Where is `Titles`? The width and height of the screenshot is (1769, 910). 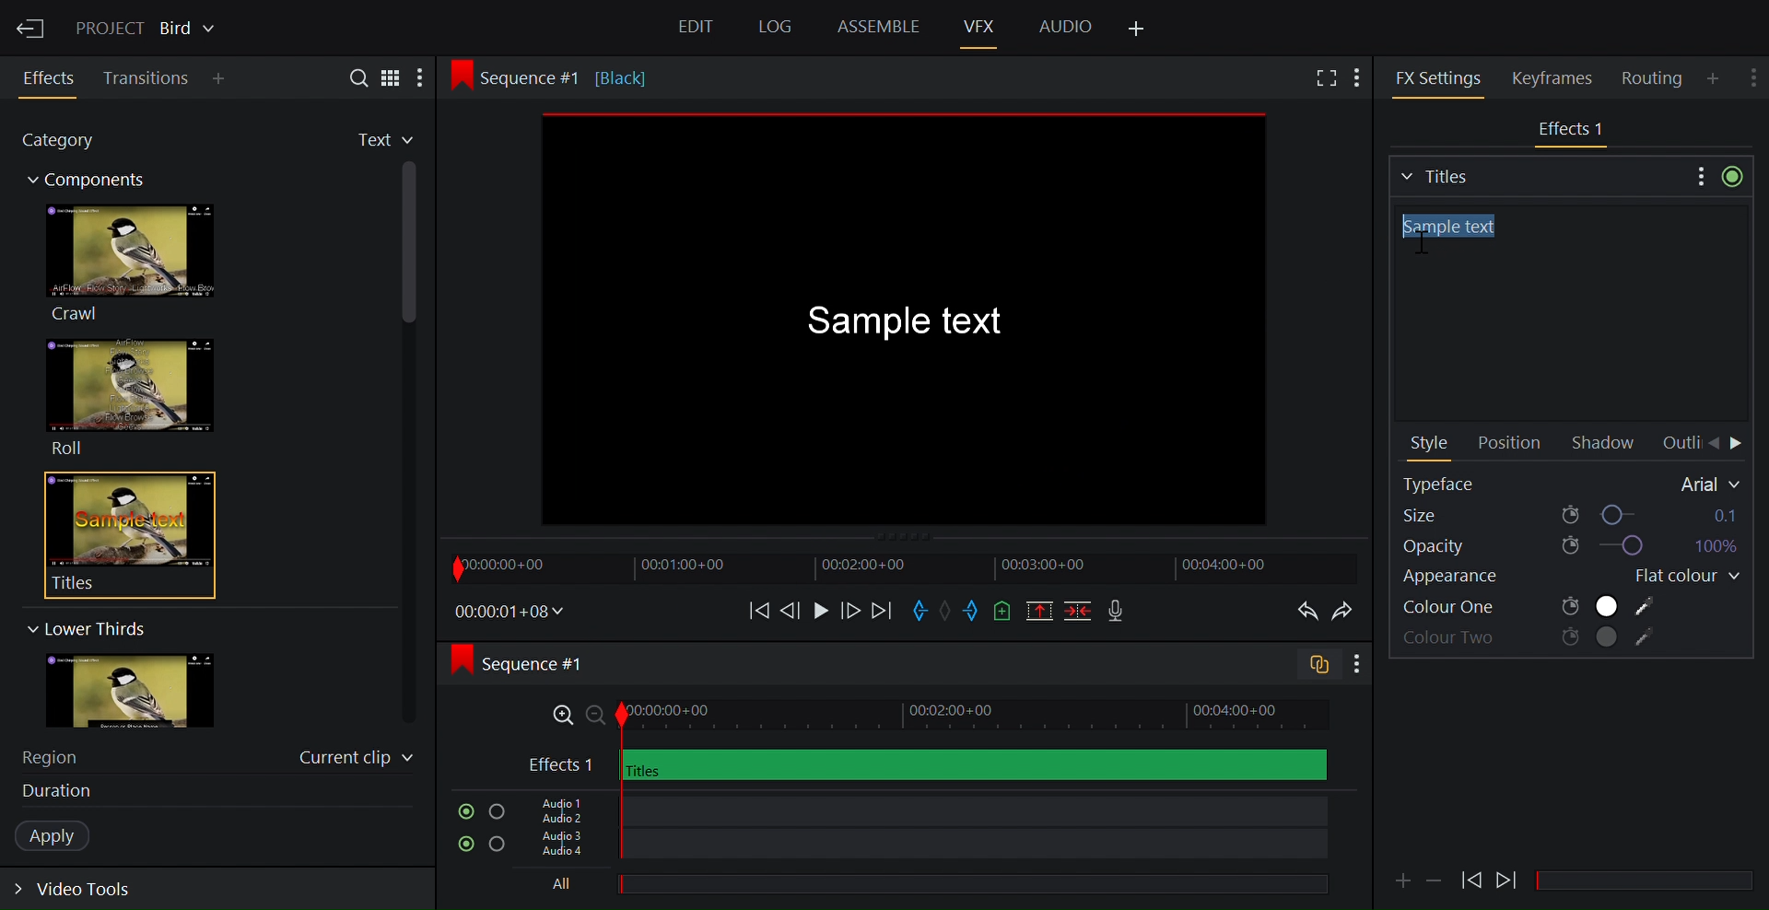 Titles is located at coordinates (1538, 174).